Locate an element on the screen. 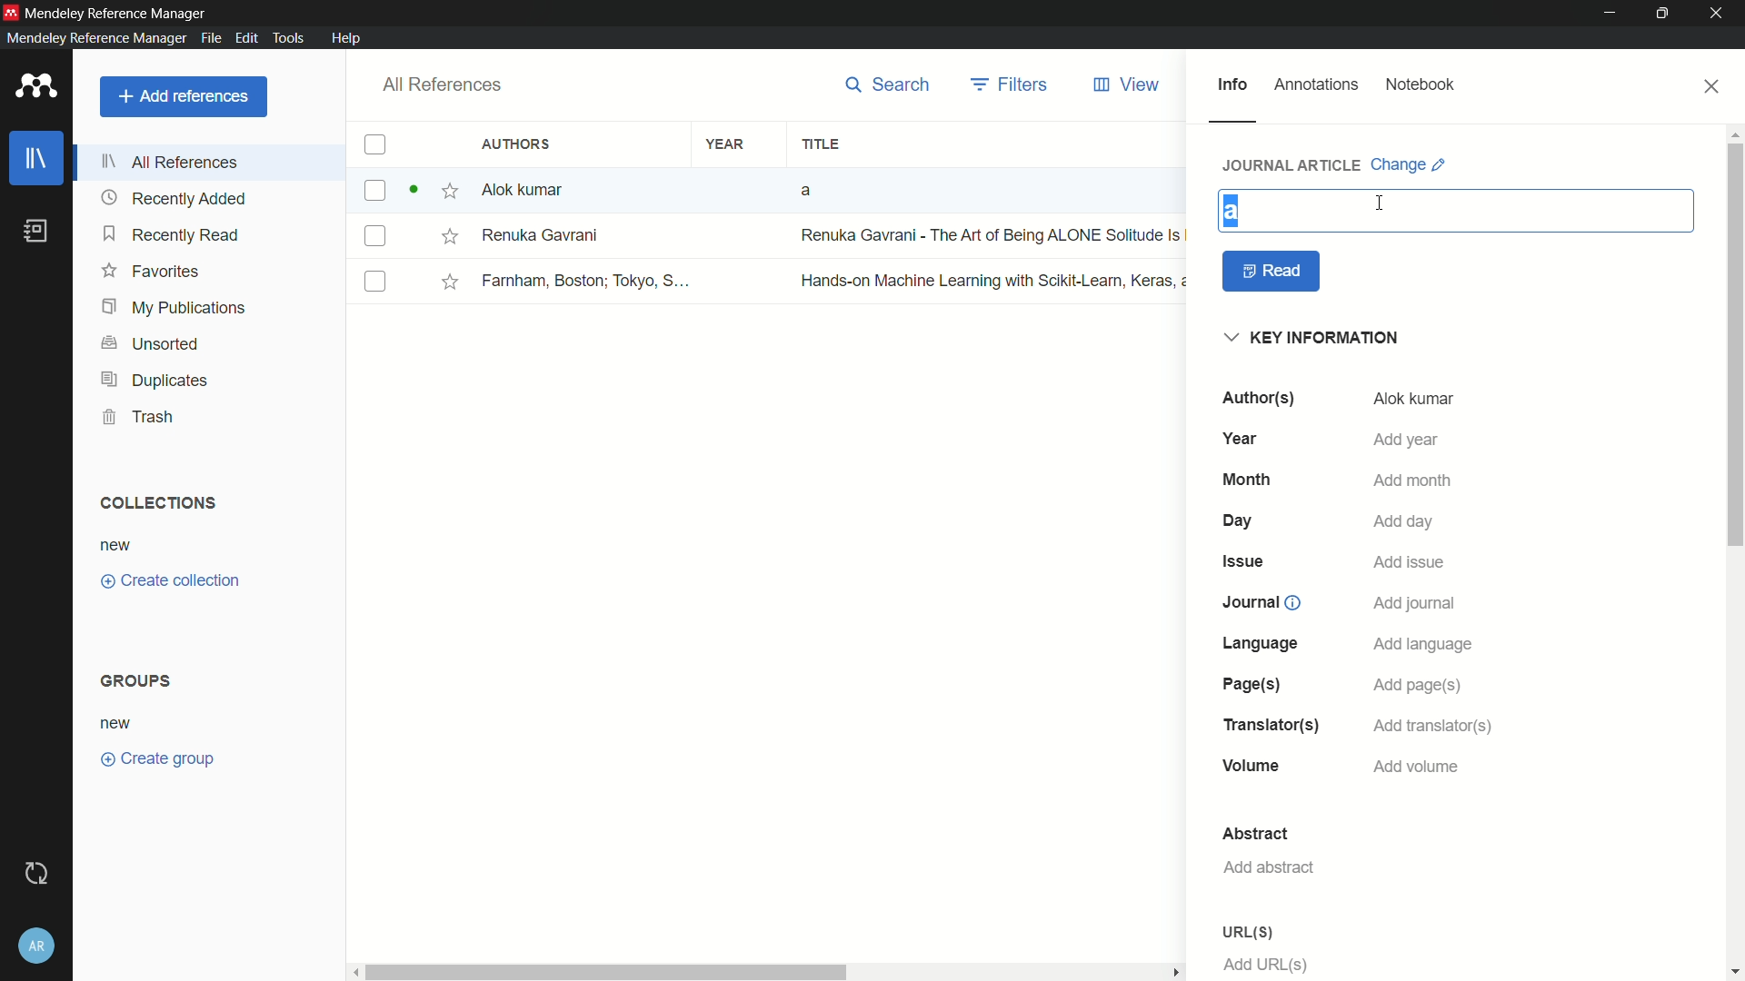  annotations is located at coordinates (1317, 84).